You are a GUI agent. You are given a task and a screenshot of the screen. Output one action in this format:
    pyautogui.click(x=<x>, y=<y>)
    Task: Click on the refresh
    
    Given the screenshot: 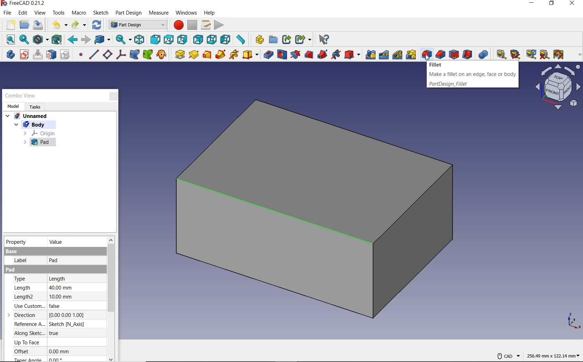 What is the action you would take?
    pyautogui.click(x=530, y=54)
    